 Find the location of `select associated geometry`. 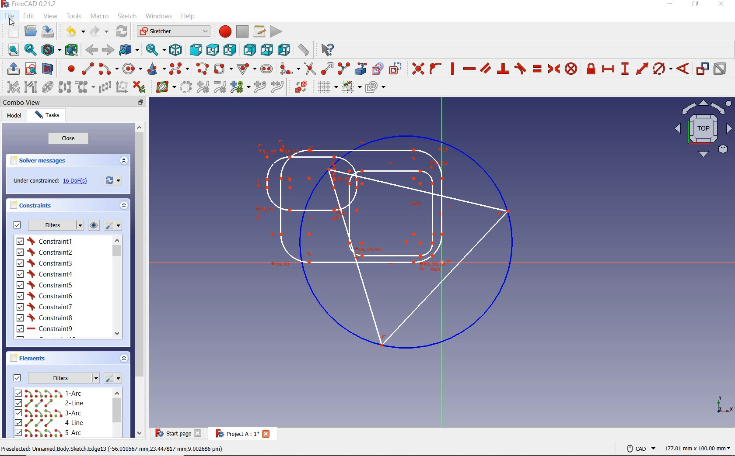

select associated geometry is located at coordinates (31, 86).